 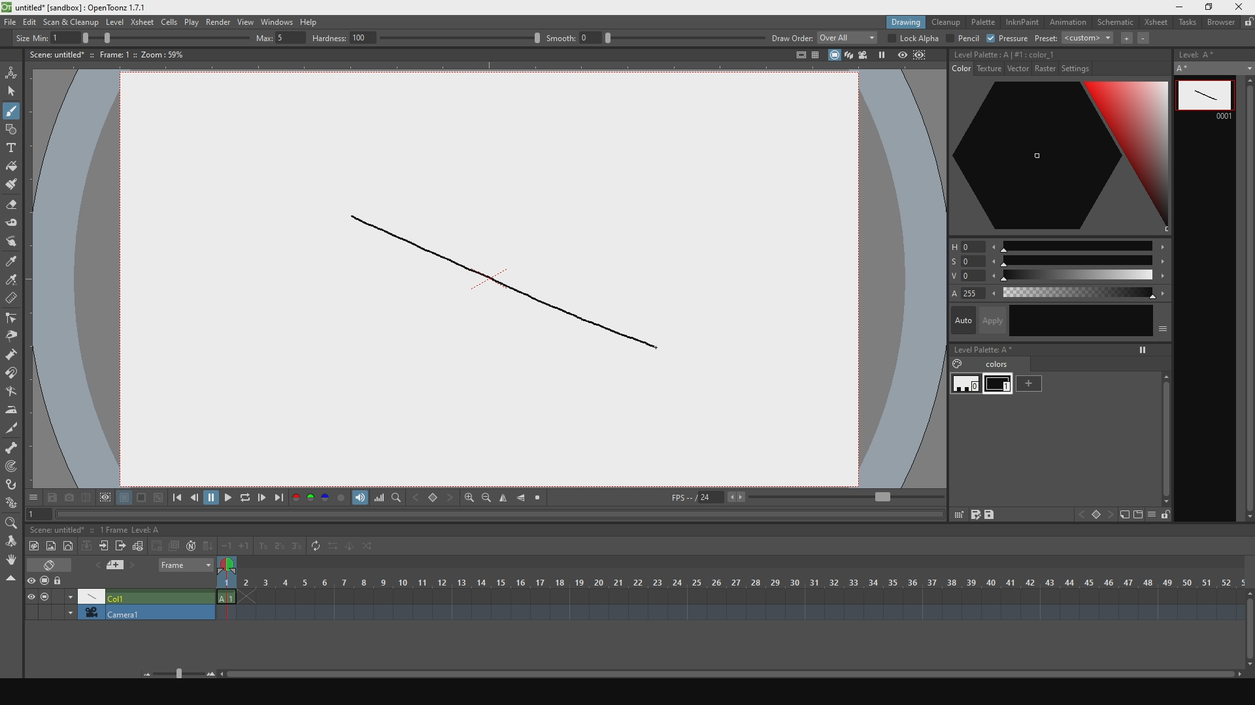 What do you see at coordinates (1009, 39) in the screenshot?
I see `pressure` at bounding box center [1009, 39].